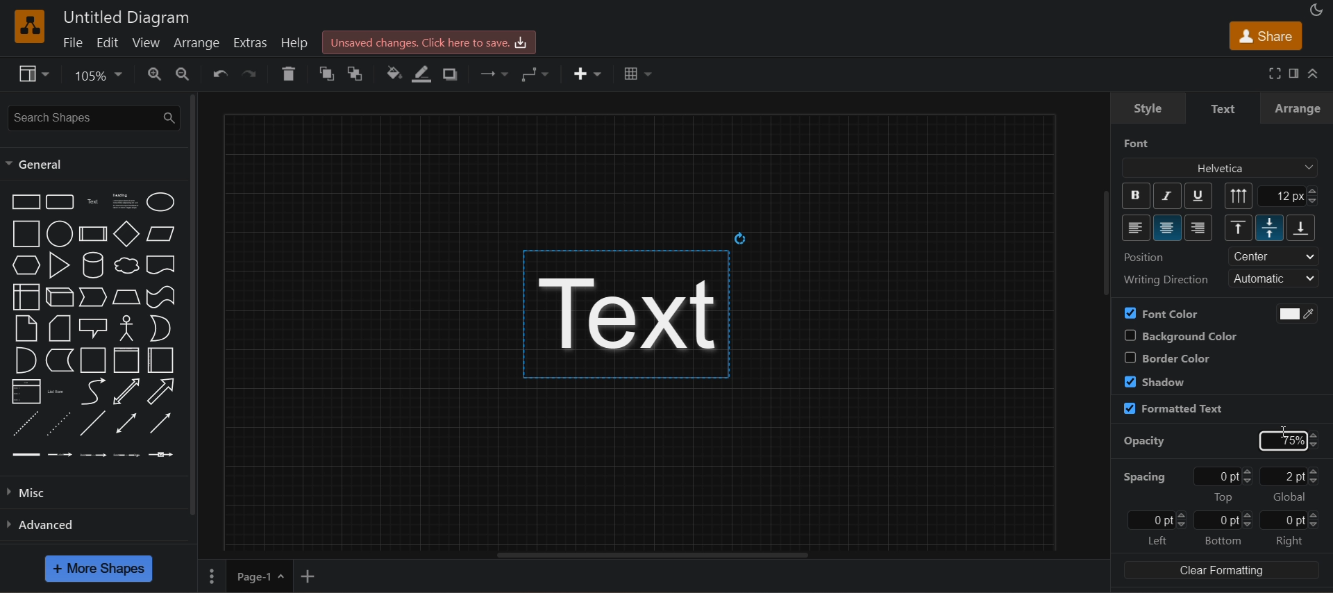 The height and width of the screenshot is (593, 1333). Describe the element at coordinates (26, 360) in the screenshot. I see `and` at that location.